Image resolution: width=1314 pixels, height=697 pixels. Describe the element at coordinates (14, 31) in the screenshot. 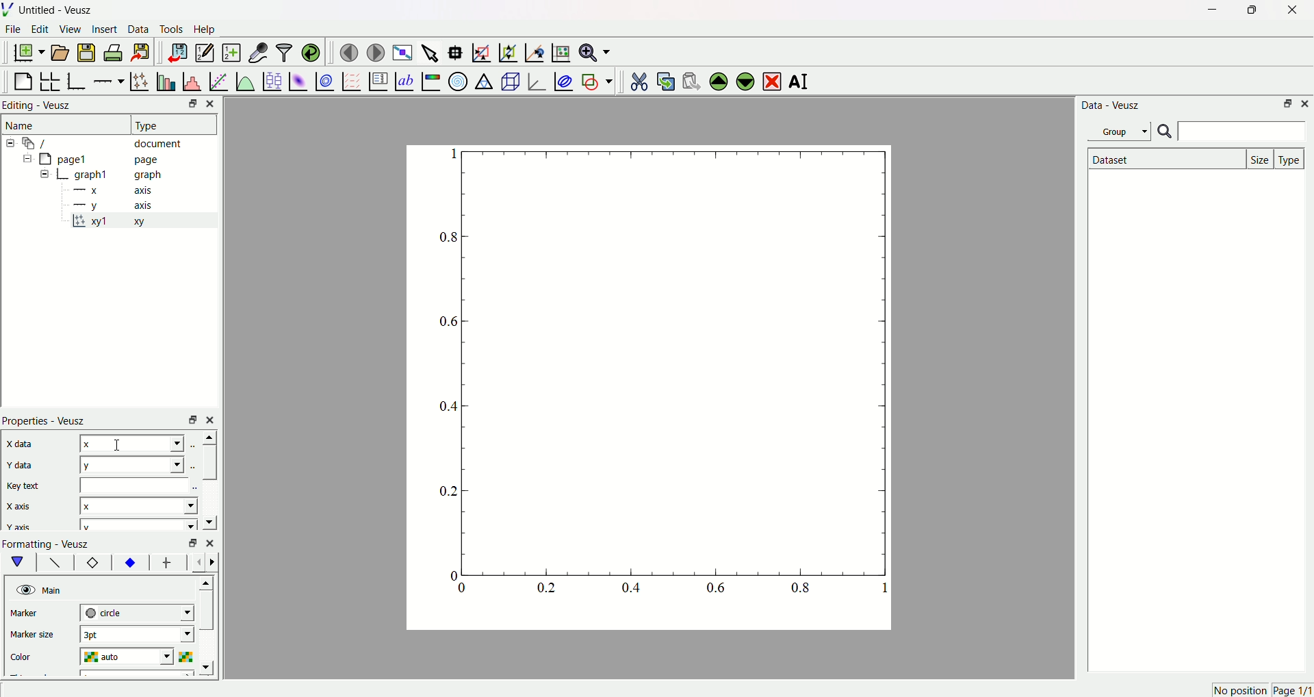

I see `File` at that location.